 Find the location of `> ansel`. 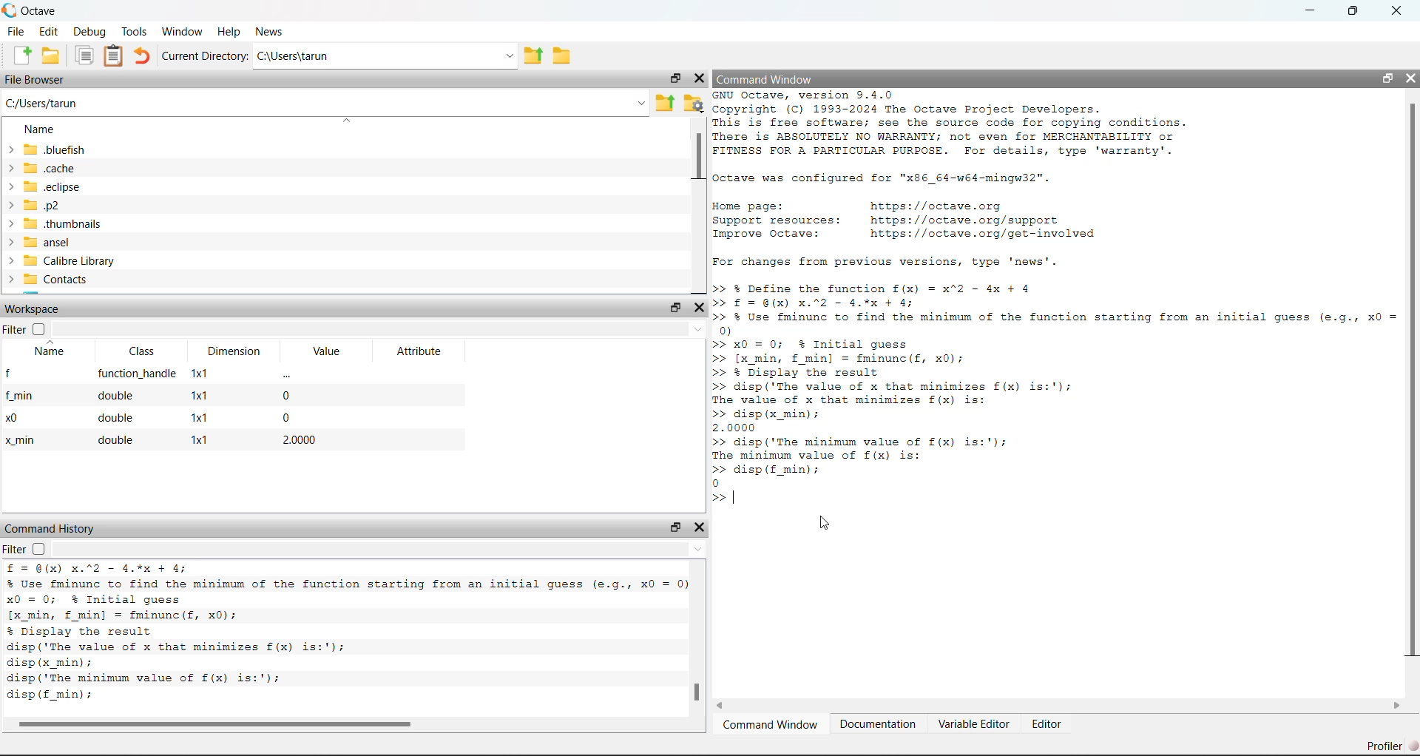

> ansel is located at coordinates (44, 241).